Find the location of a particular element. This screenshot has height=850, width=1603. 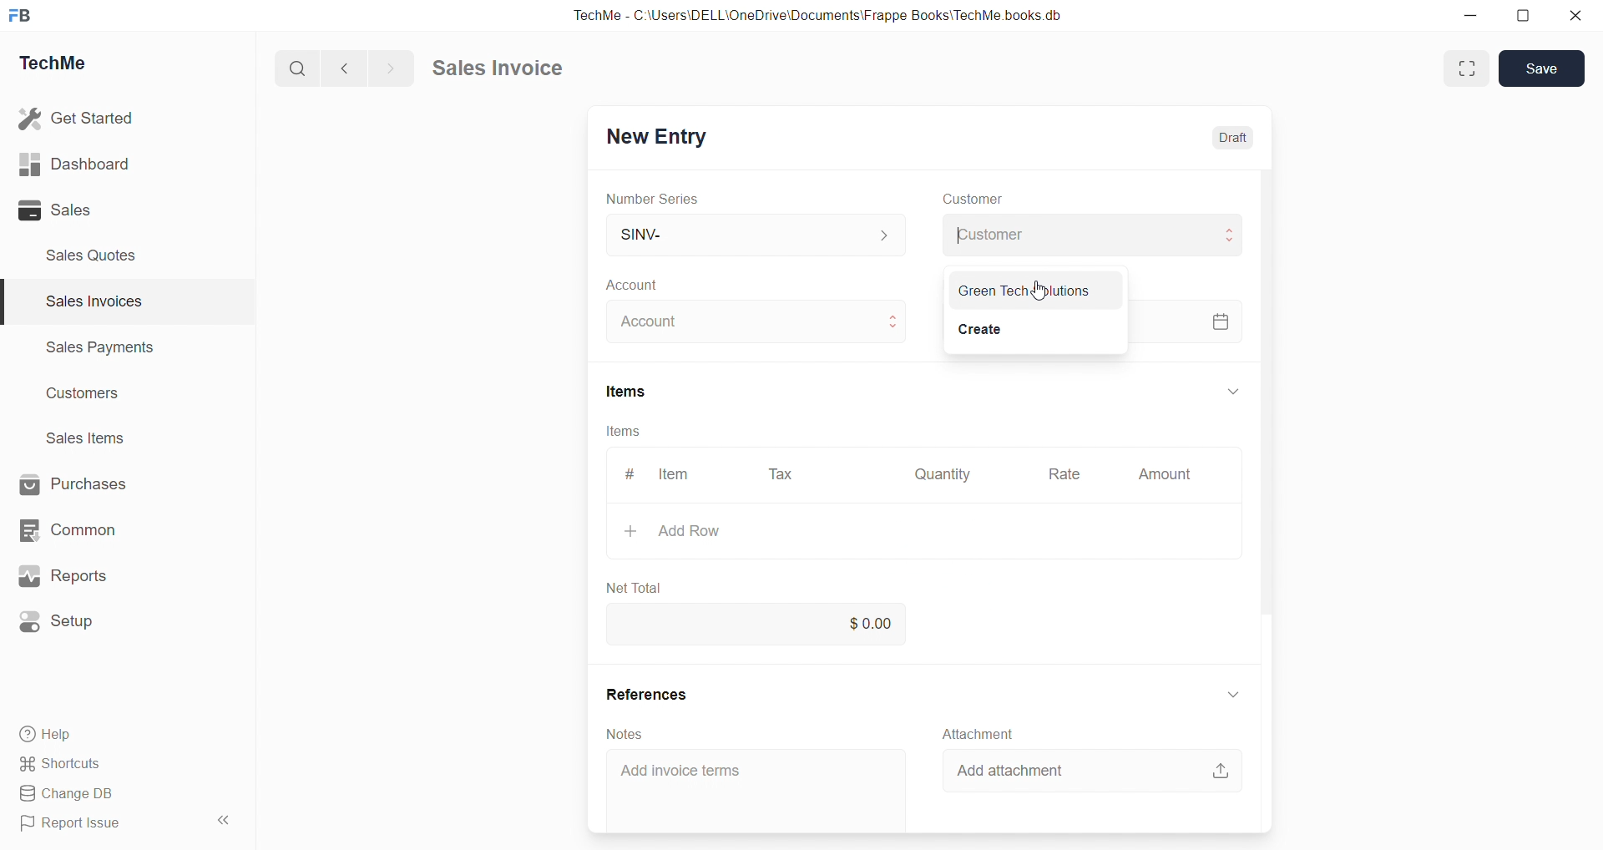

Sales invoices is located at coordinates (93, 301).